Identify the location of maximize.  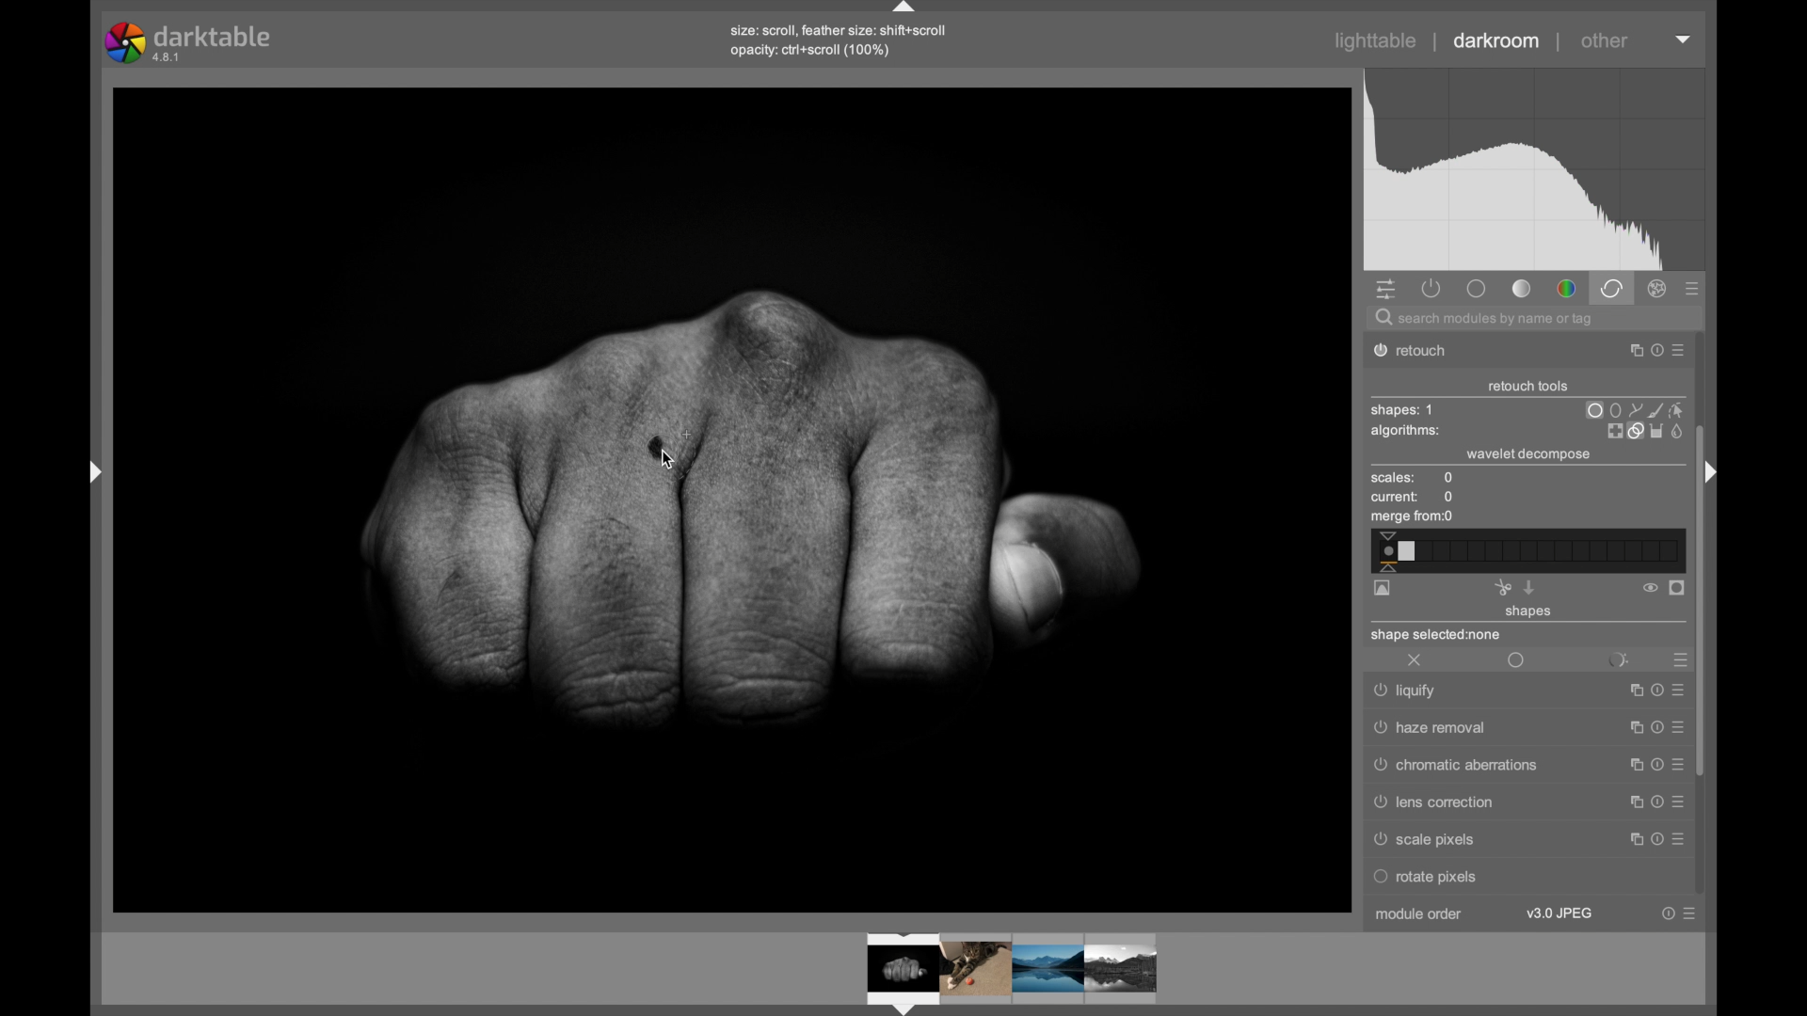
(1628, 351).